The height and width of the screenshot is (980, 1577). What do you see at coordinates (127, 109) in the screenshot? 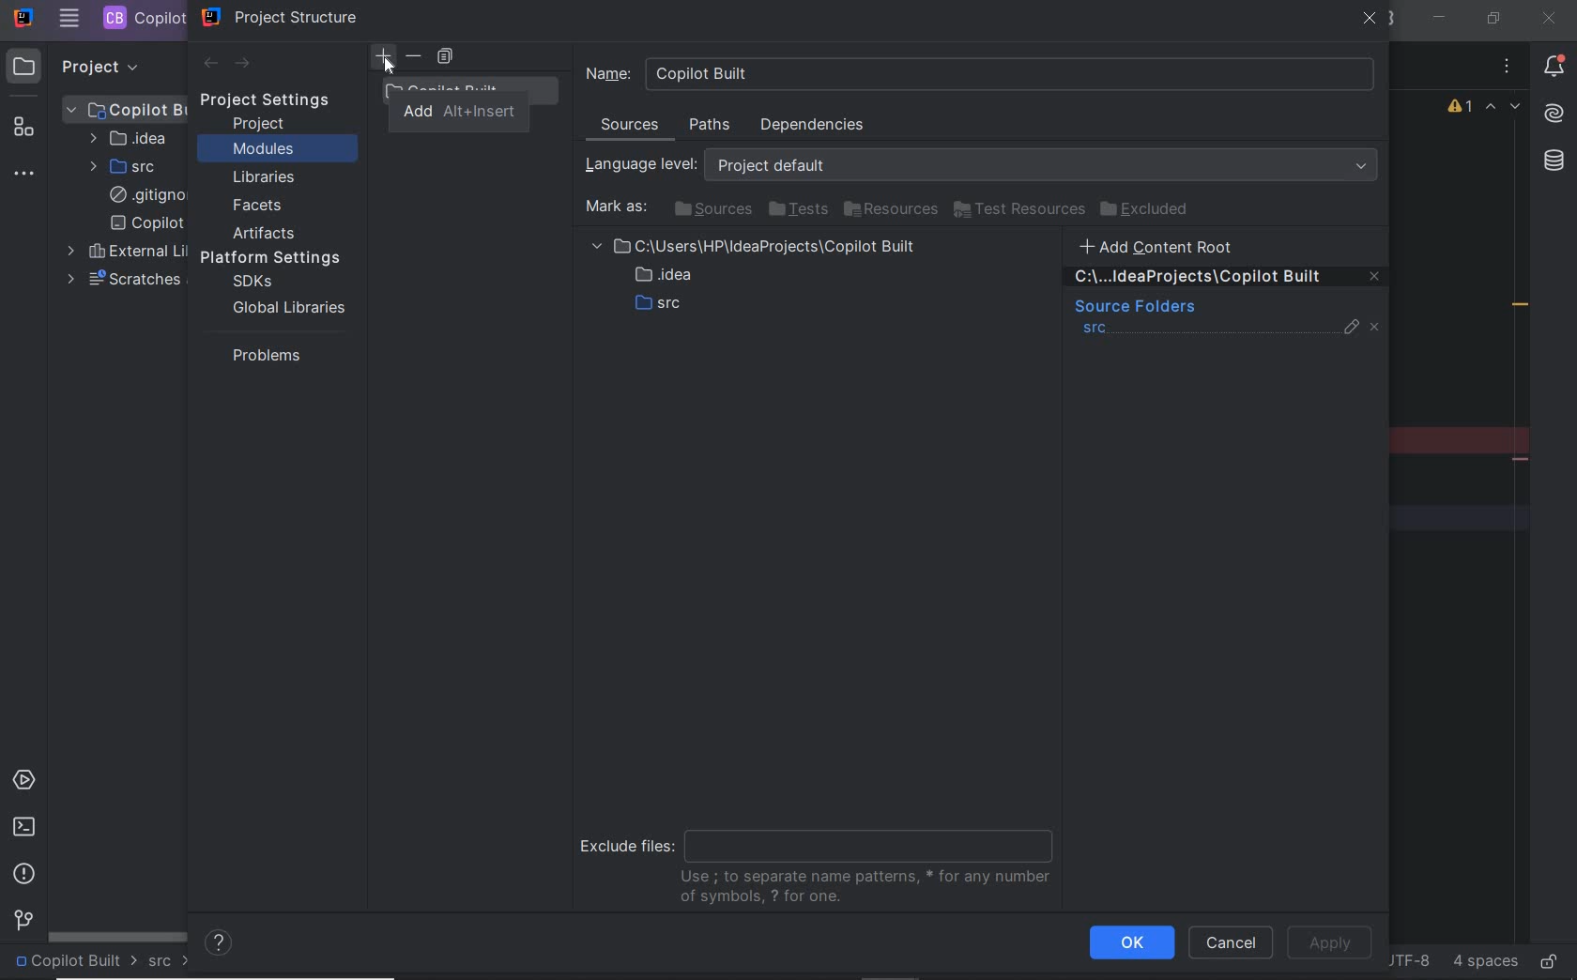
I see `PROJECT FILE ANME` at bounding box center [127, 109].